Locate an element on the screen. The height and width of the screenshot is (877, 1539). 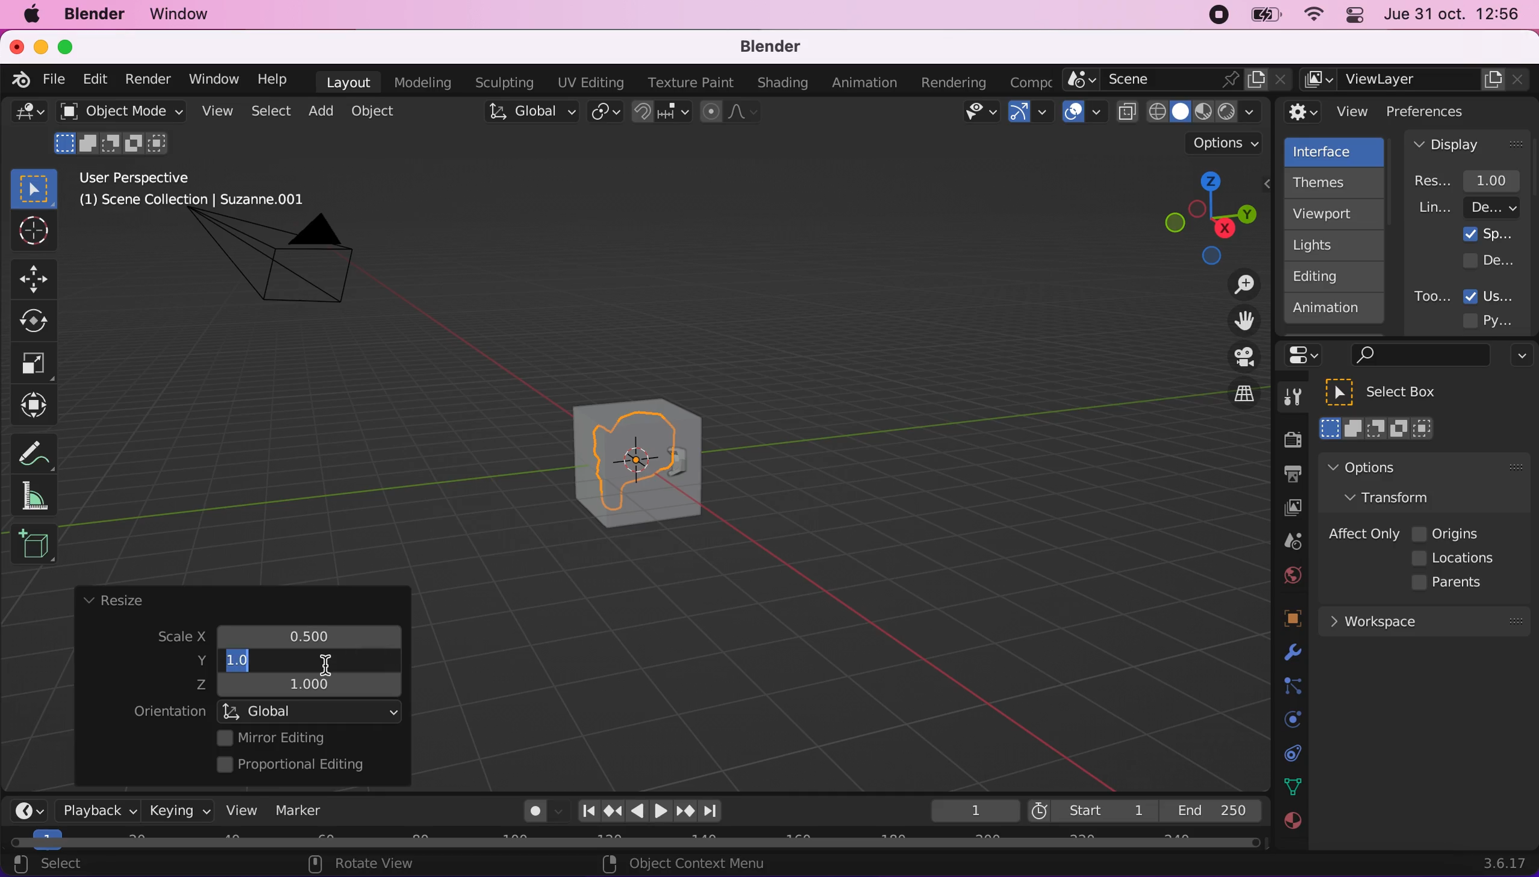
blender is located at coordinates (763, 48).